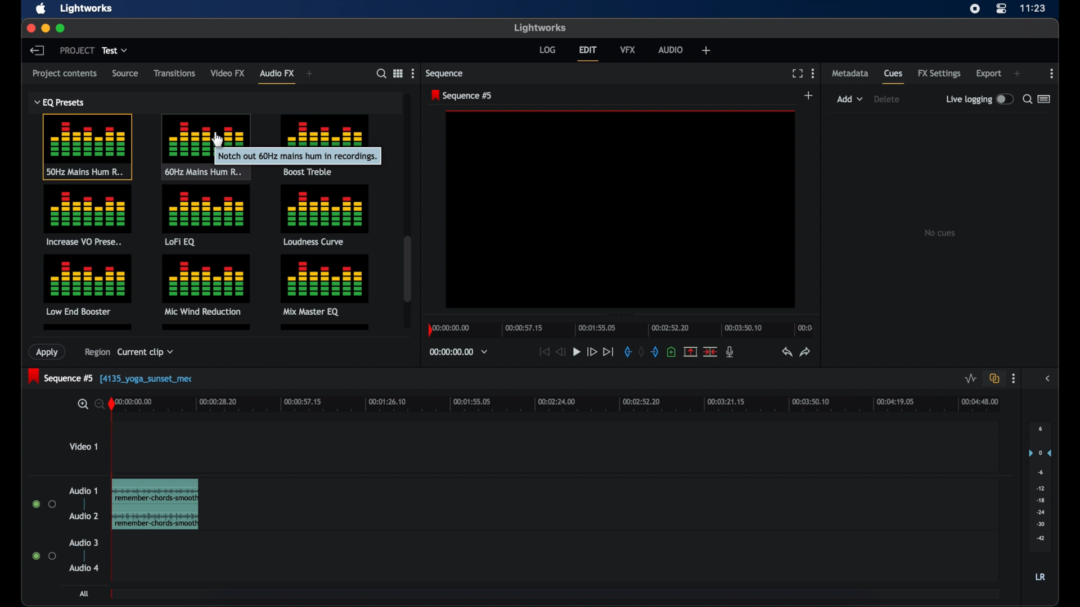  Describe the element at coordinates (88, 8) in the screenshot. I see `lightworks` at that location.